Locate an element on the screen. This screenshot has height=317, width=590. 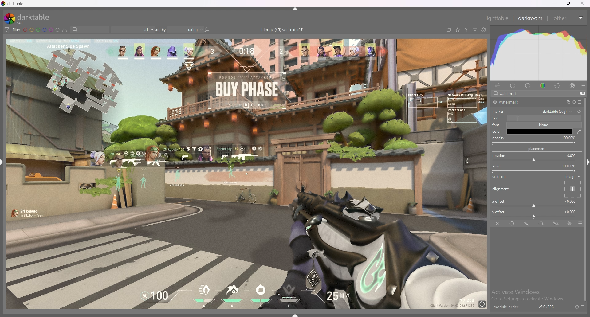
resize is located at coordinates (568, 3).